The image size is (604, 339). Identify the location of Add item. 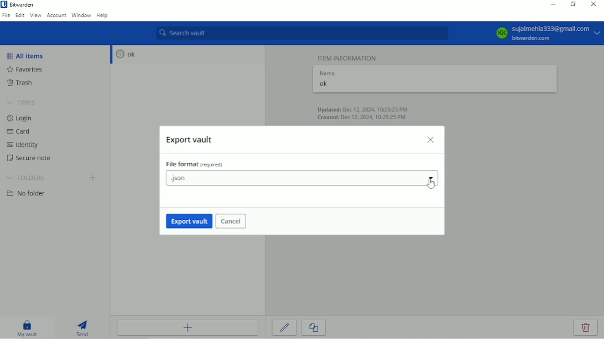
(188, 327).